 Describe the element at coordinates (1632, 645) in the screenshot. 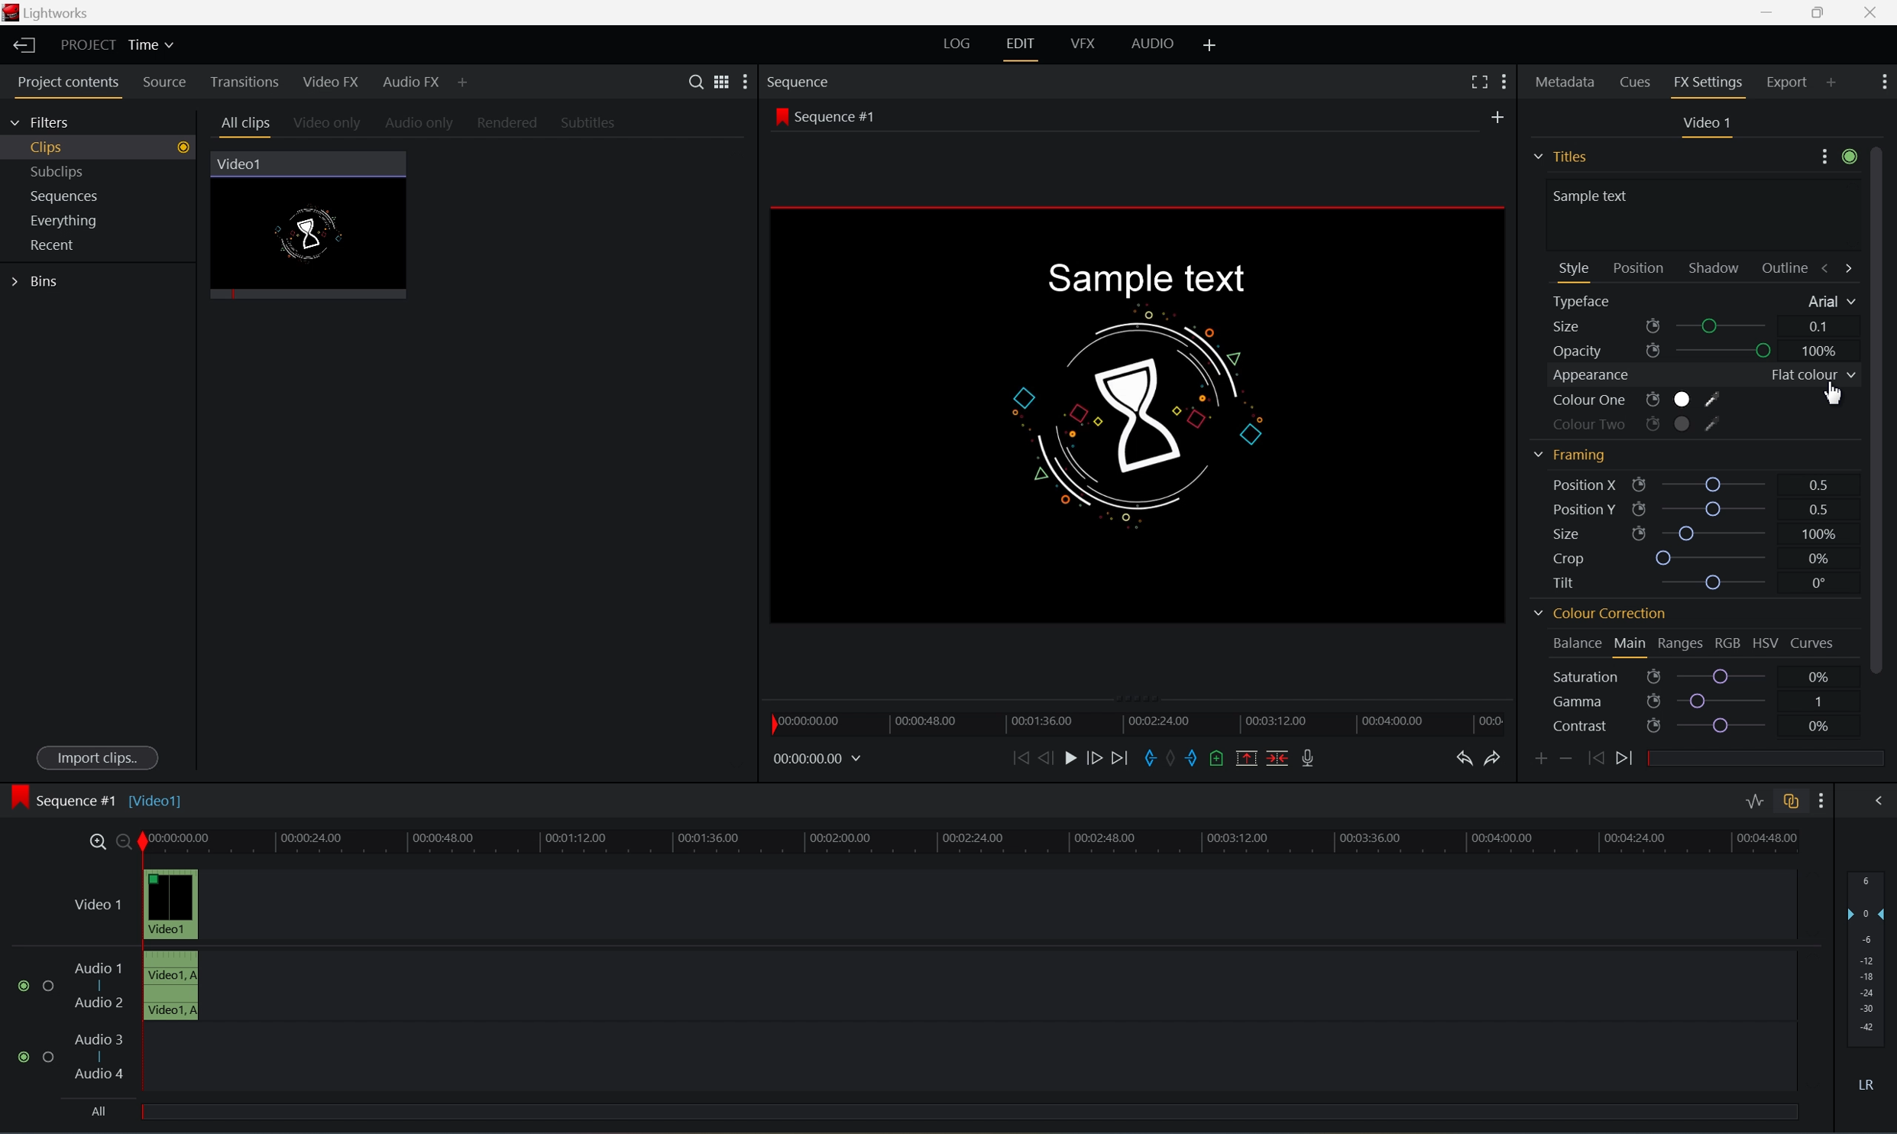

I see `main` at that location.